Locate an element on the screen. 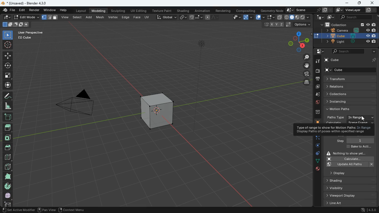 This screenshot has height=213, width=379. mesh is located at coordinates (101, 17).